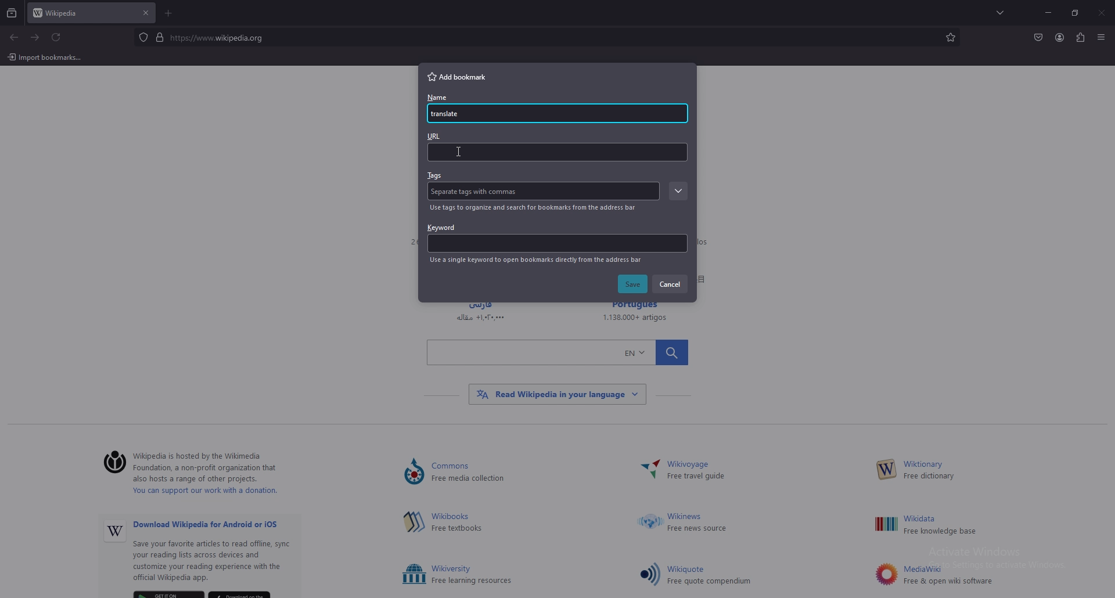  I want to click on ‘Wikipedia is hosted by the Wikimedia

) Foundation, a non-profit organization that
also hosts a range of other projects.
You can support our work with a donation., so click(215, 475).